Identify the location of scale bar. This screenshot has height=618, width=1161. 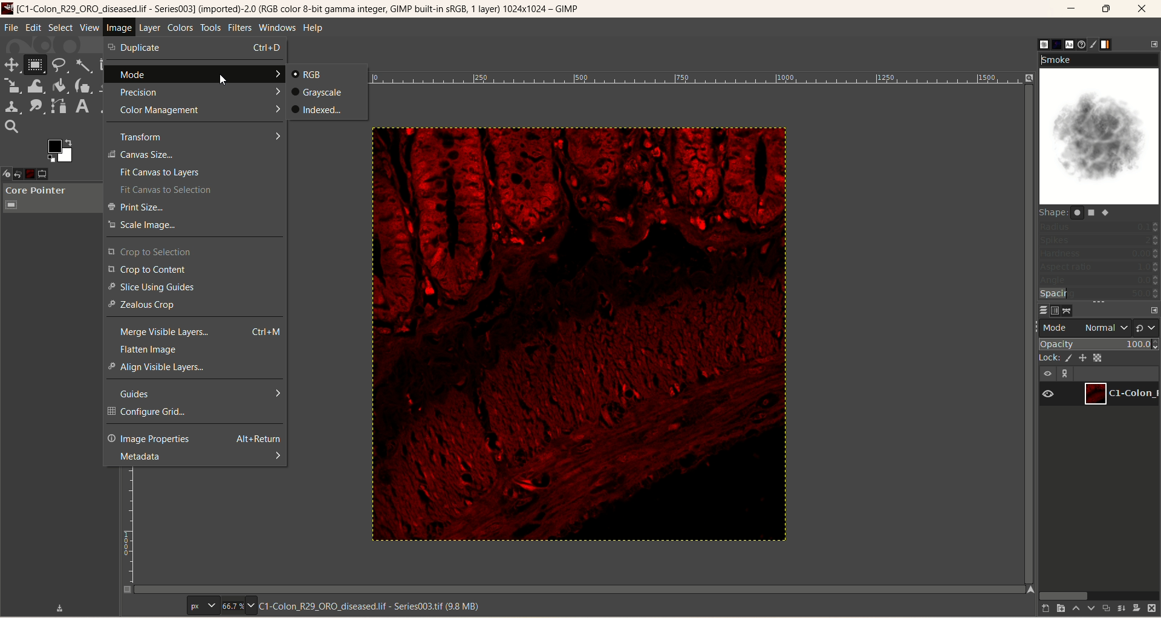
(131, 527).